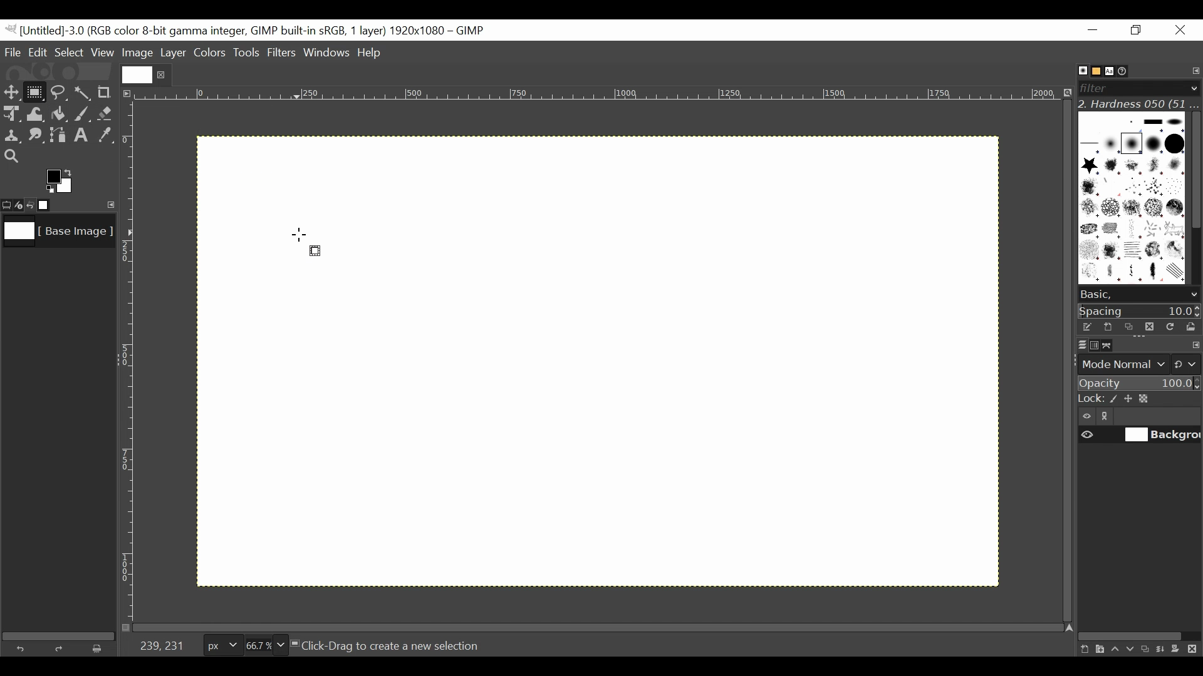 This screenshot has width=1203, height=676. What do you see at coordinates (1112, 70) in the screenshot?
I see `Fonts` at bounding box center [1112, 70].